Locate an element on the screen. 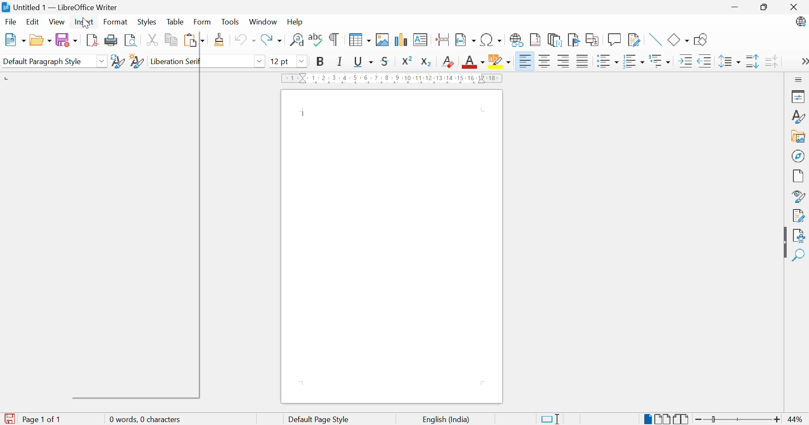 This screenshot has height=425, width=809. Print is located at coordinates (113, 40).